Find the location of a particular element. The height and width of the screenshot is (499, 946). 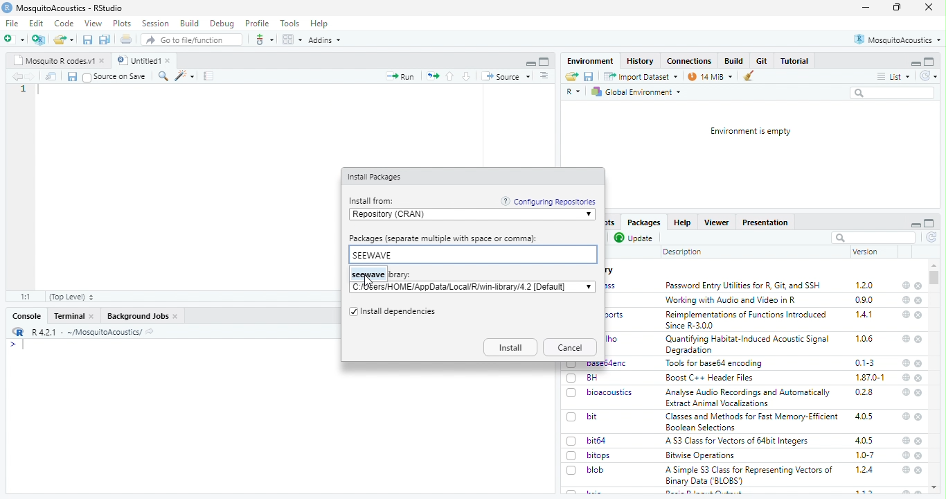

web is located at coordinates (907, 441).